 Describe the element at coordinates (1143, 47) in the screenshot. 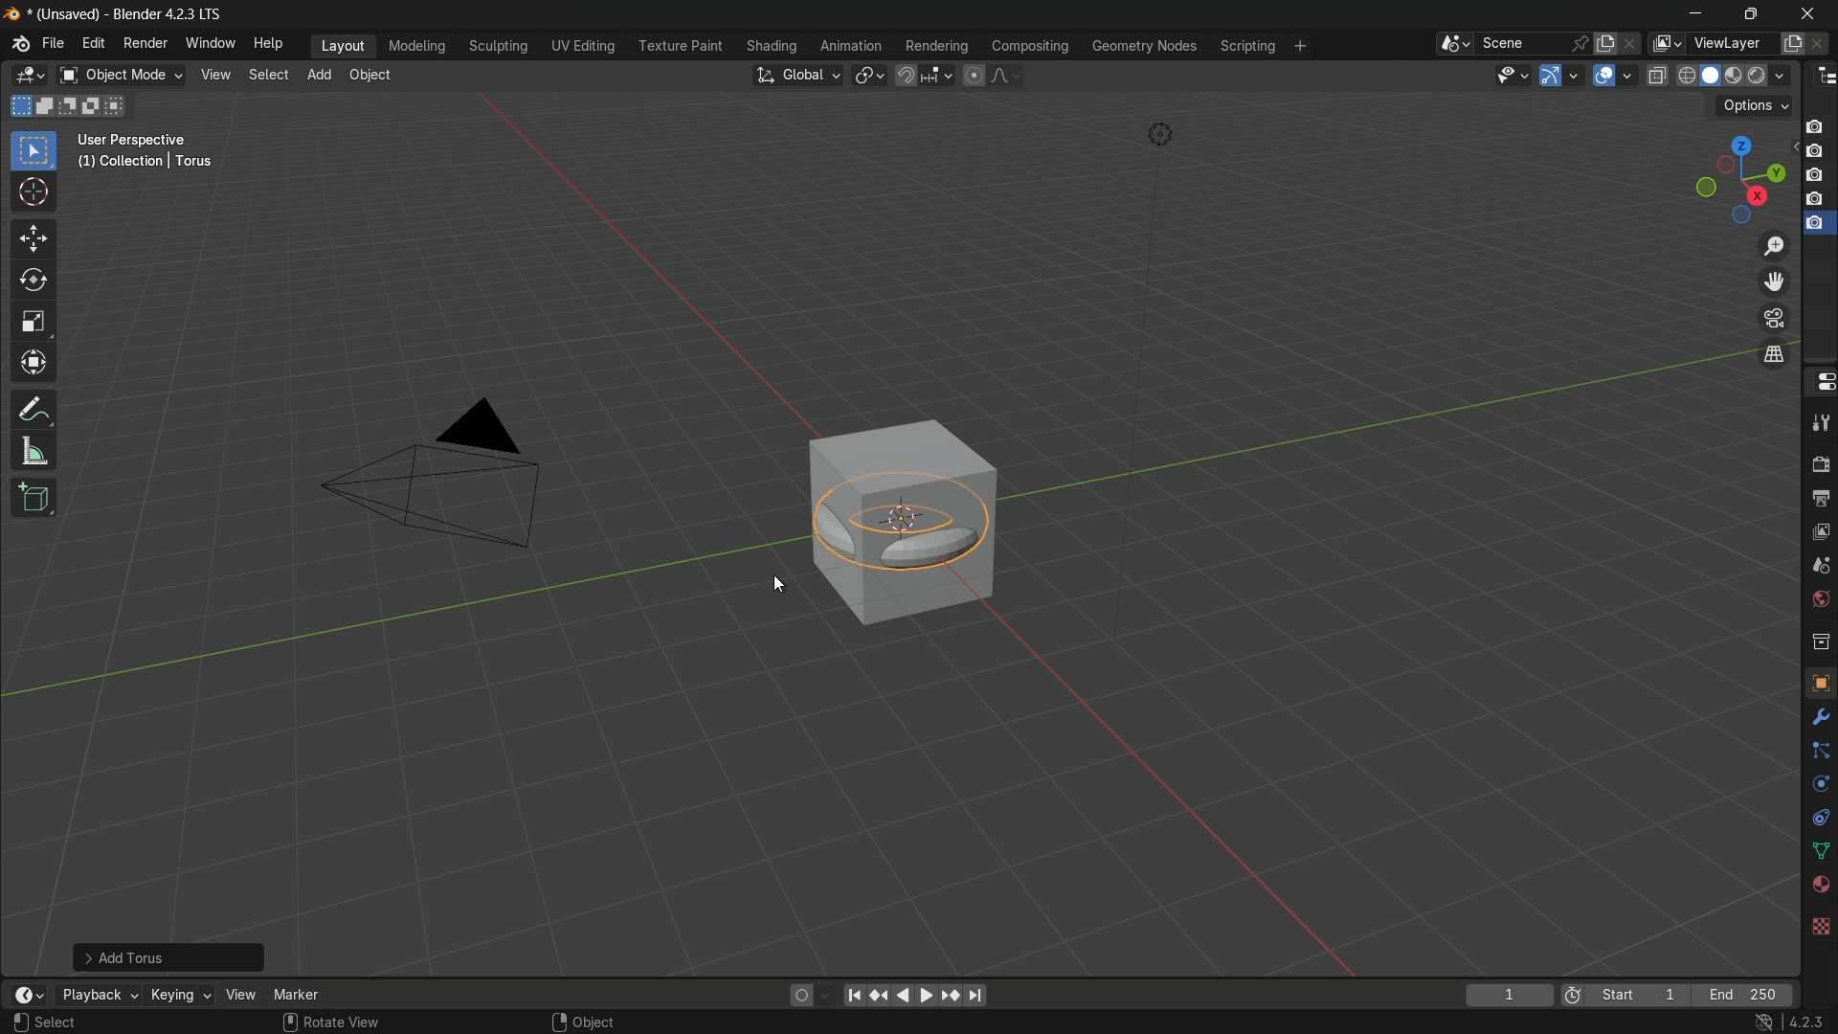

I see `geometry nodes` at that location.